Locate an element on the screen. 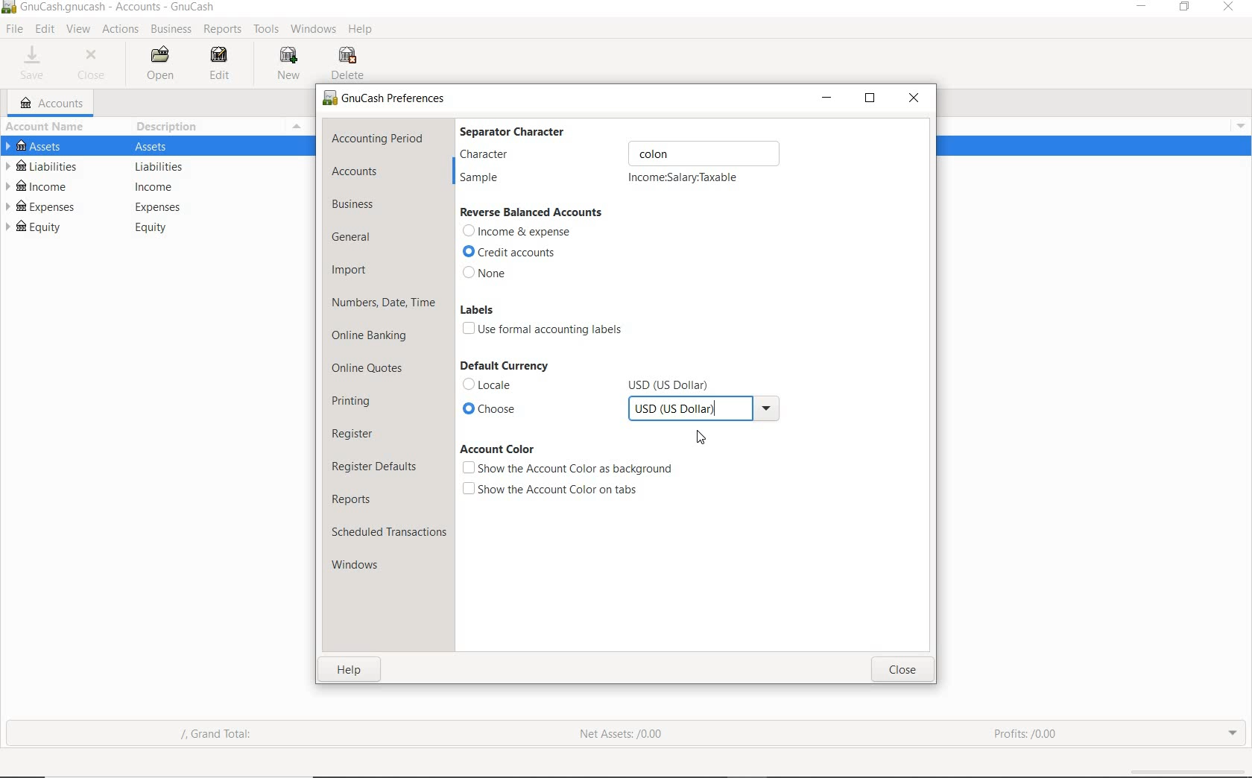 This screenshot has width=1252, height=778.  is located at coordinates (156, 231).